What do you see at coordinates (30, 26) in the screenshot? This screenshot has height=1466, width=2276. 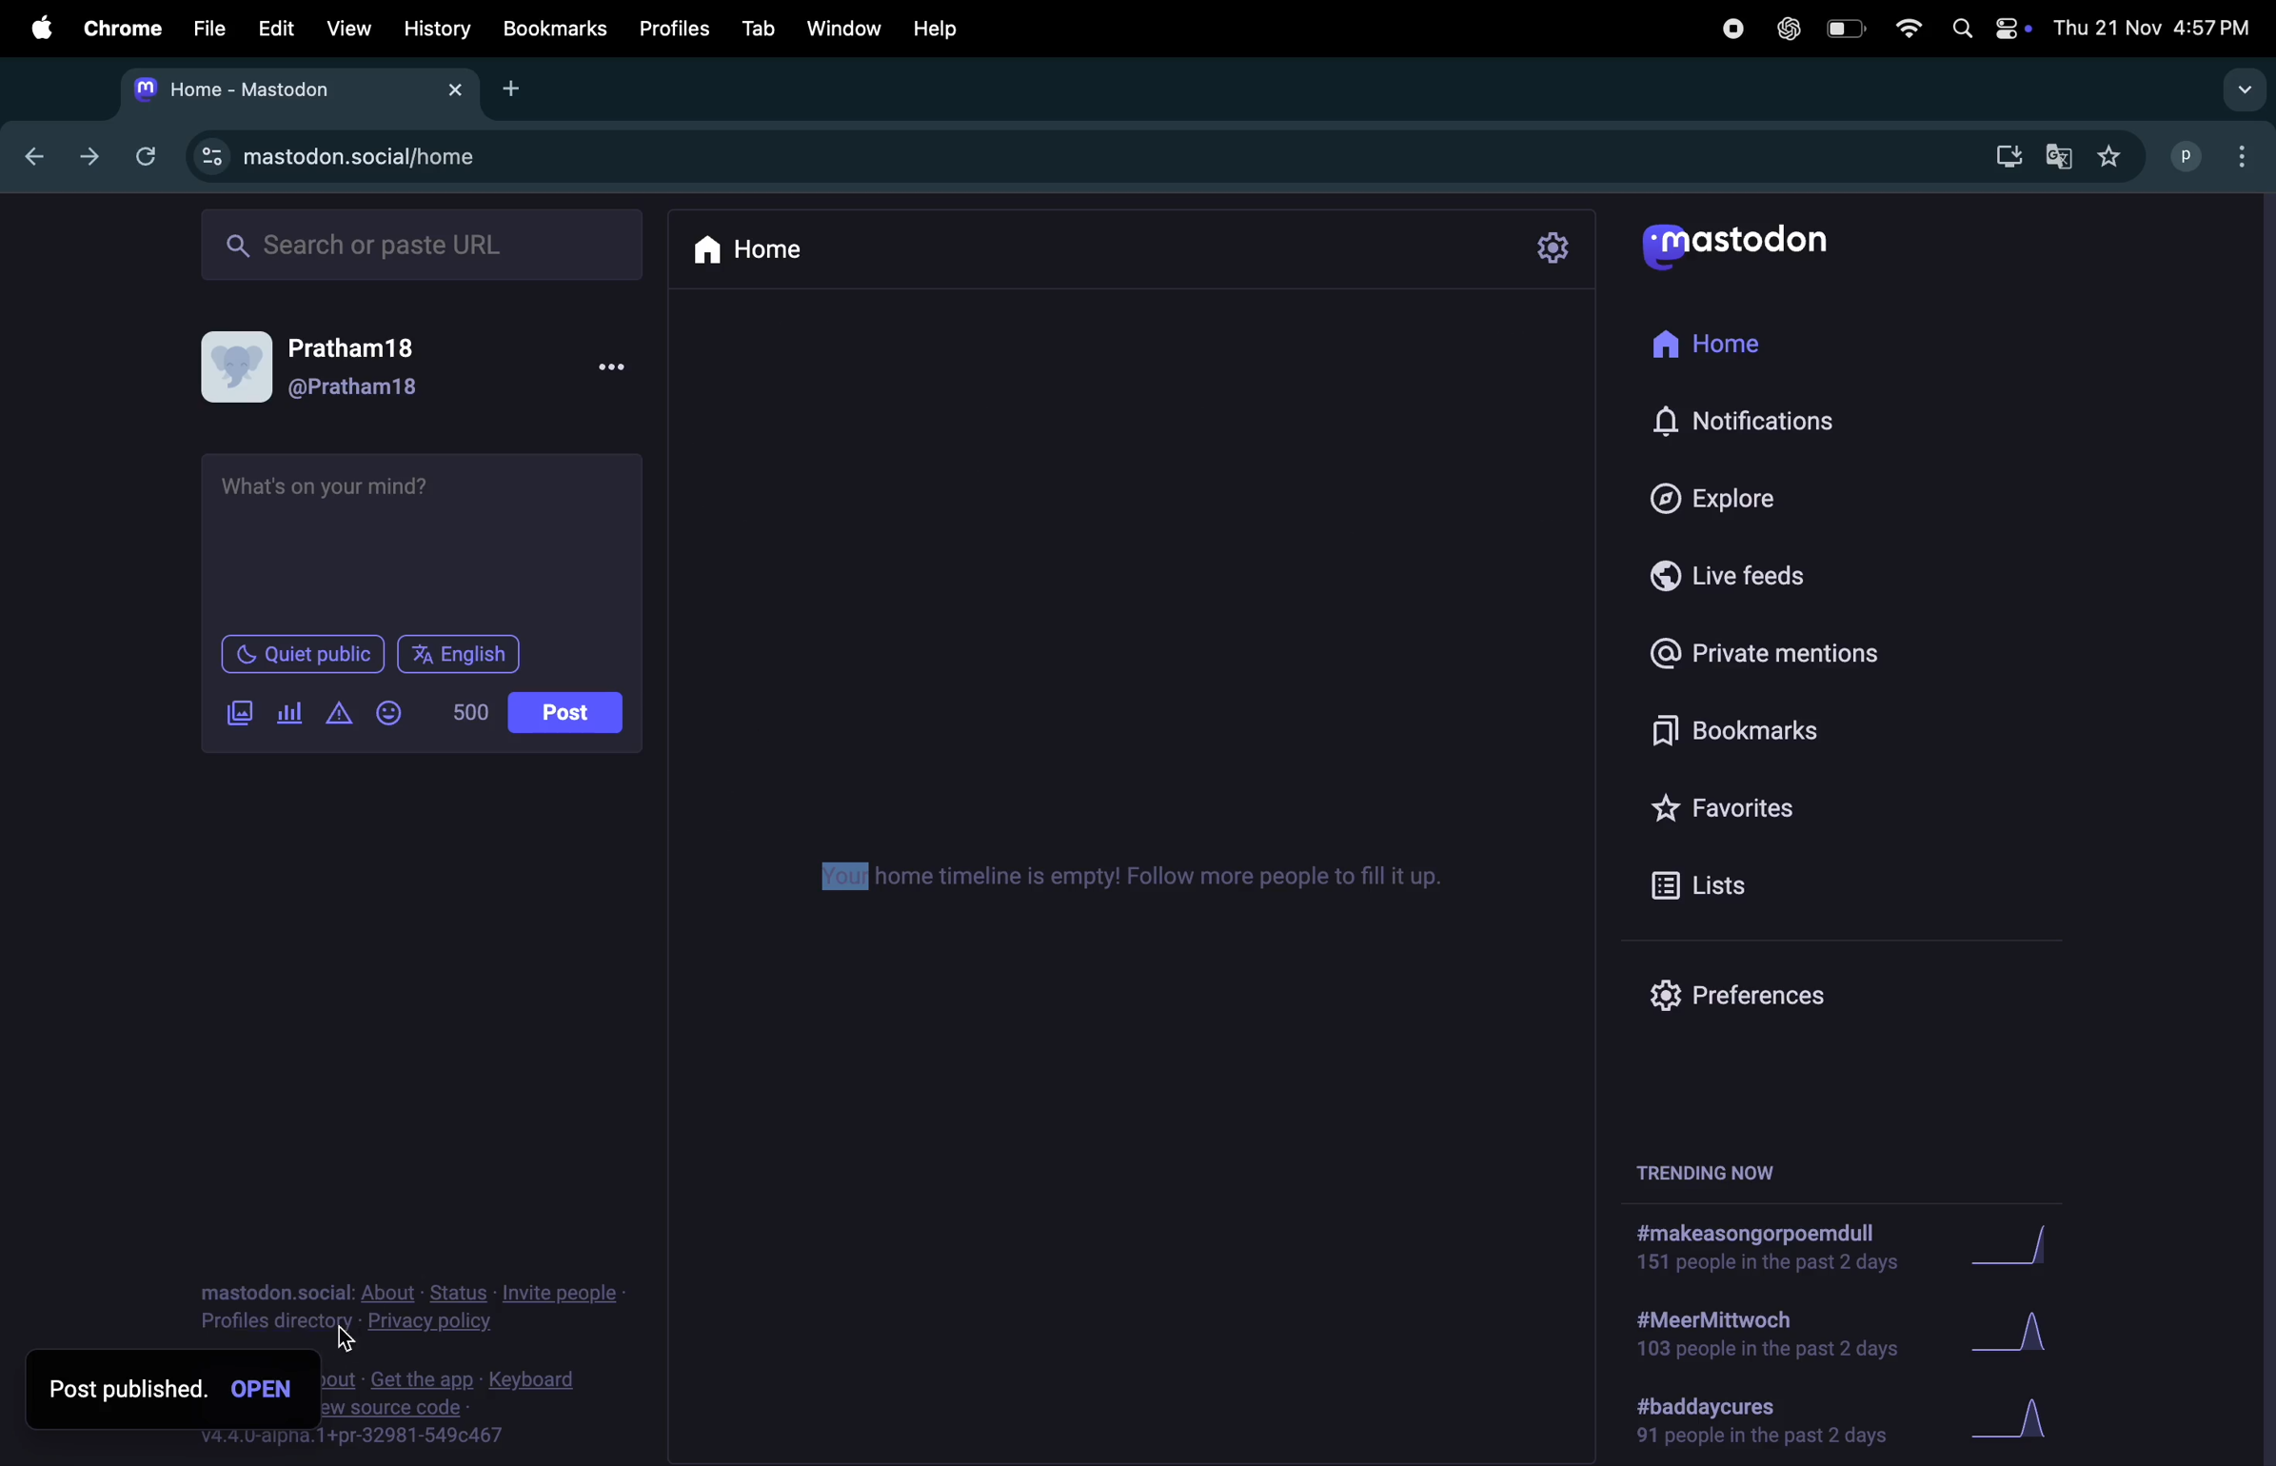 I see `apple menu` at bounding box center [30, 26].